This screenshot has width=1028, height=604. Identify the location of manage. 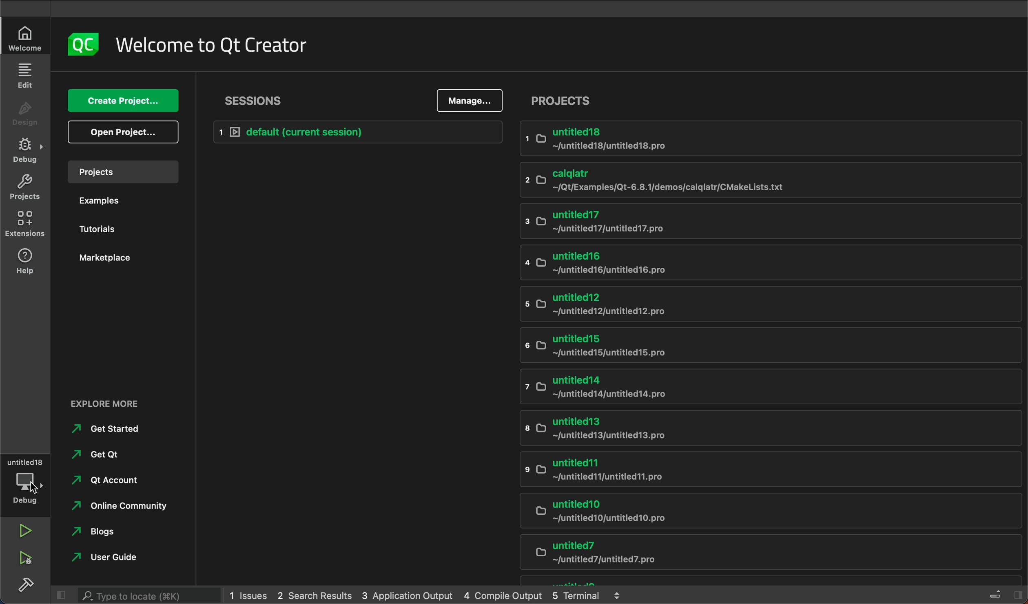
(472, 100).